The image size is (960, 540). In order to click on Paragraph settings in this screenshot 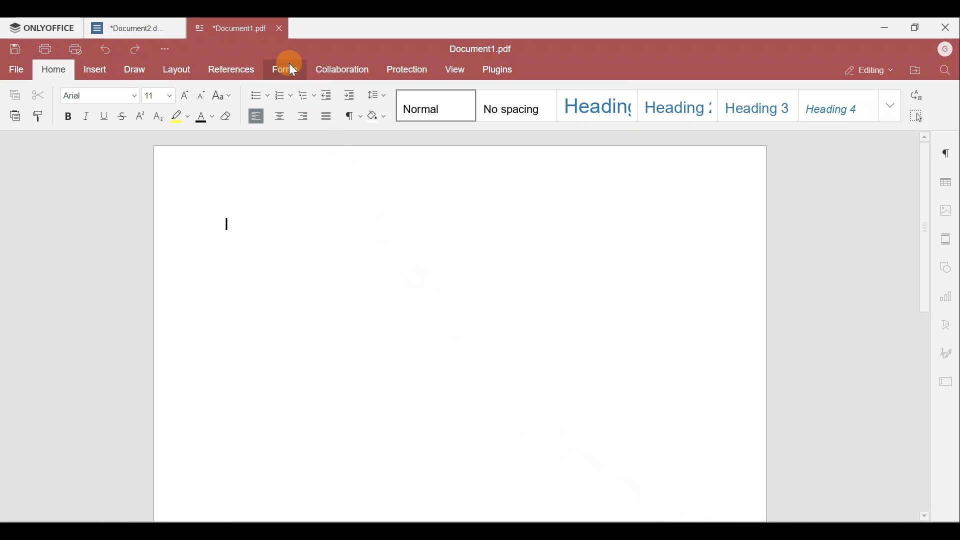, I will do `click(947, 152)`.